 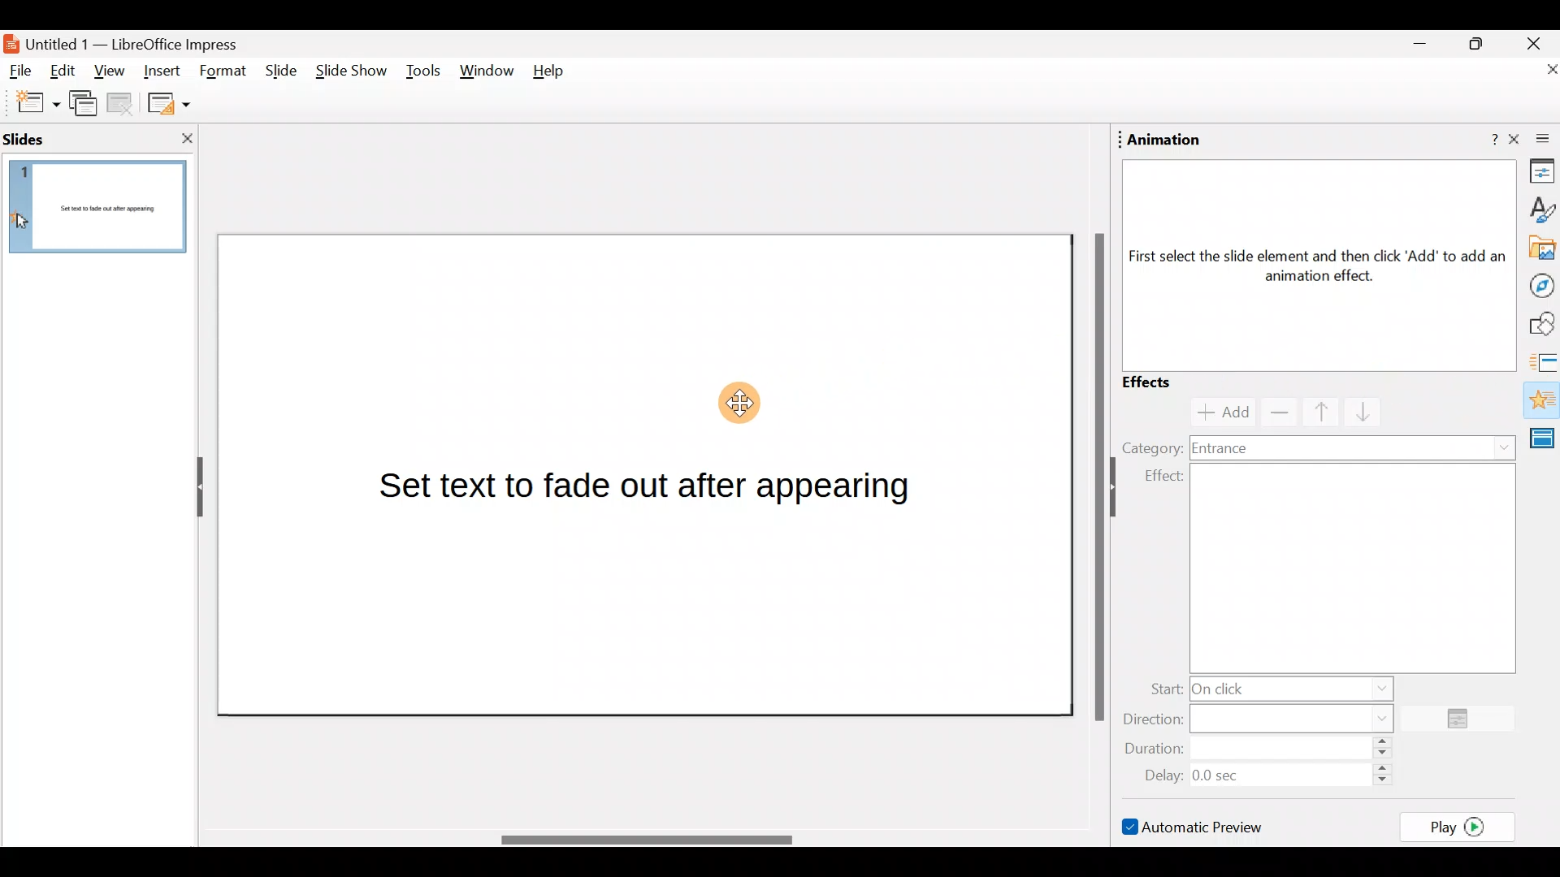 What do you see at coordinates (167, 102) in the screenshot?
I see `Slide layout` at bounding box center [167, 102].